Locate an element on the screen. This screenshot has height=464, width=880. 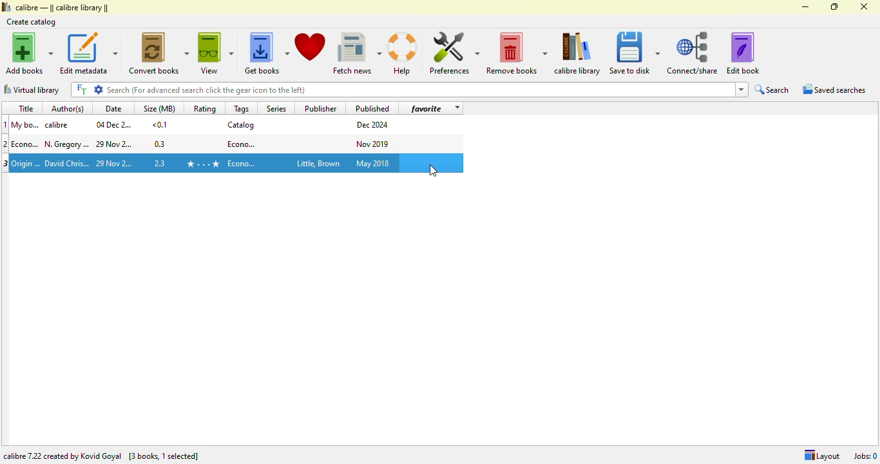
rating is located at coordinates (202, 164).